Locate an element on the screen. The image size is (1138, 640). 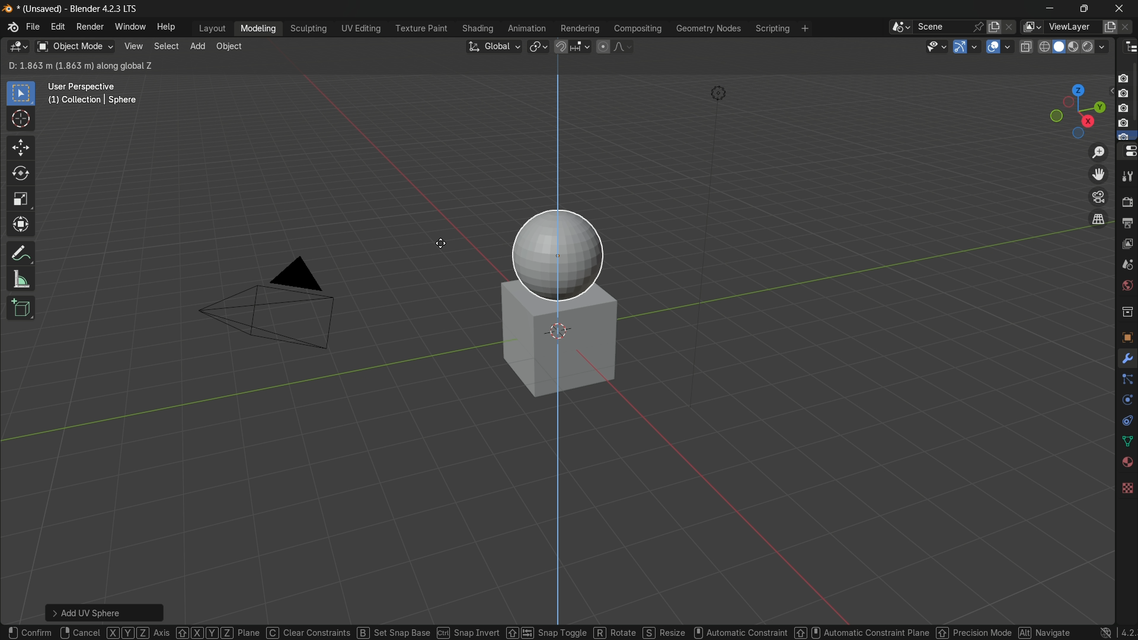
transform pivot table is located at coordinates (539, 47).